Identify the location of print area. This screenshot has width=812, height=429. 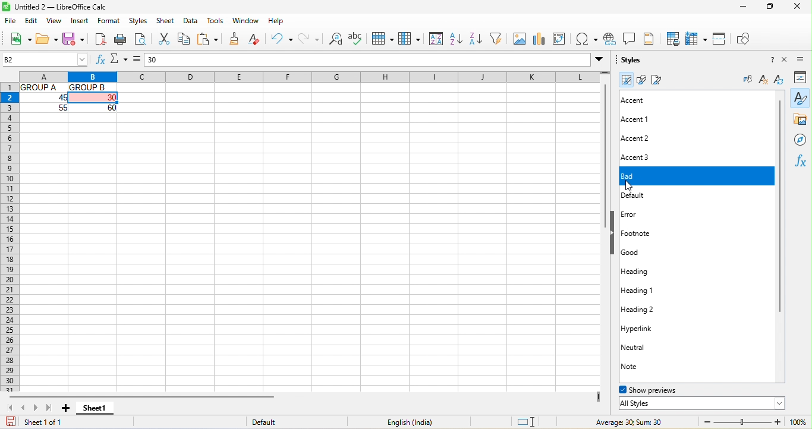
(675, 38).